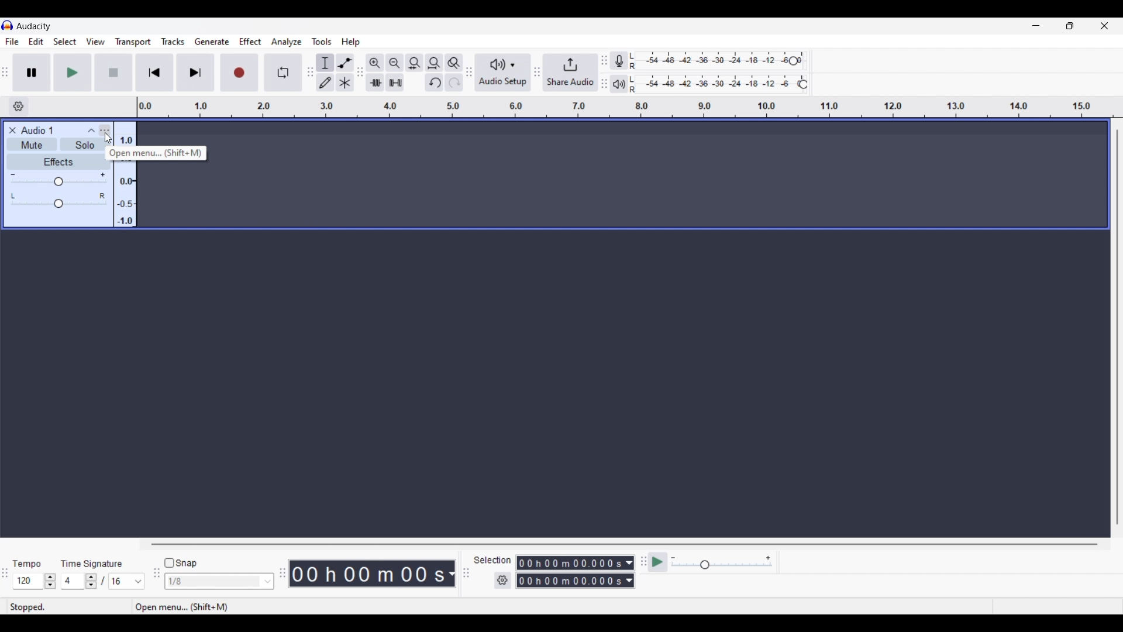 This screenshot has width=1123, height=632. Describe the element at coordinates (44, 130) in the screenshot. I see `Audio 1` at that location.